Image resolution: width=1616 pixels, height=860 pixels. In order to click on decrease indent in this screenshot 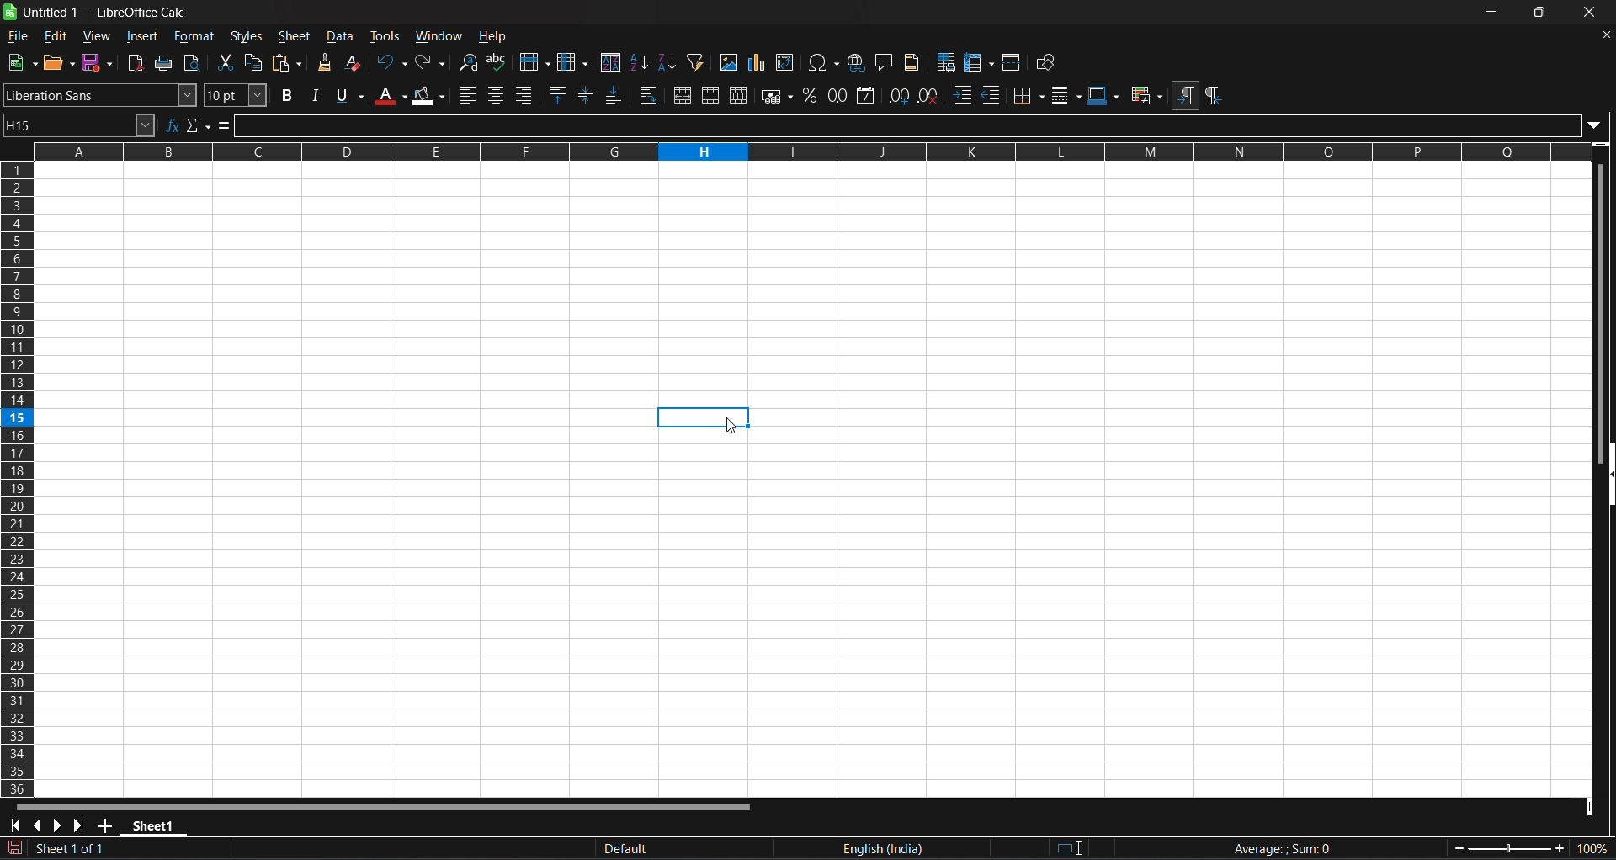, I will do `click(991, 94)`.